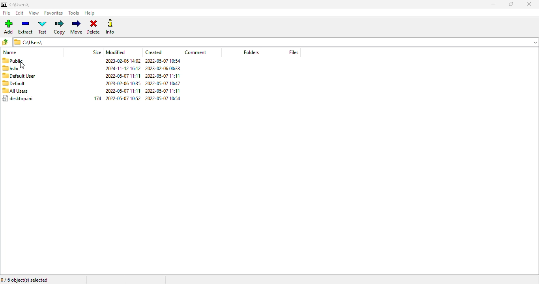 This screenshot has height=284, width=539. What do you see at coordinates (196, 53) in the screenshot?
I see `comment` at bounding box center [196, 53].